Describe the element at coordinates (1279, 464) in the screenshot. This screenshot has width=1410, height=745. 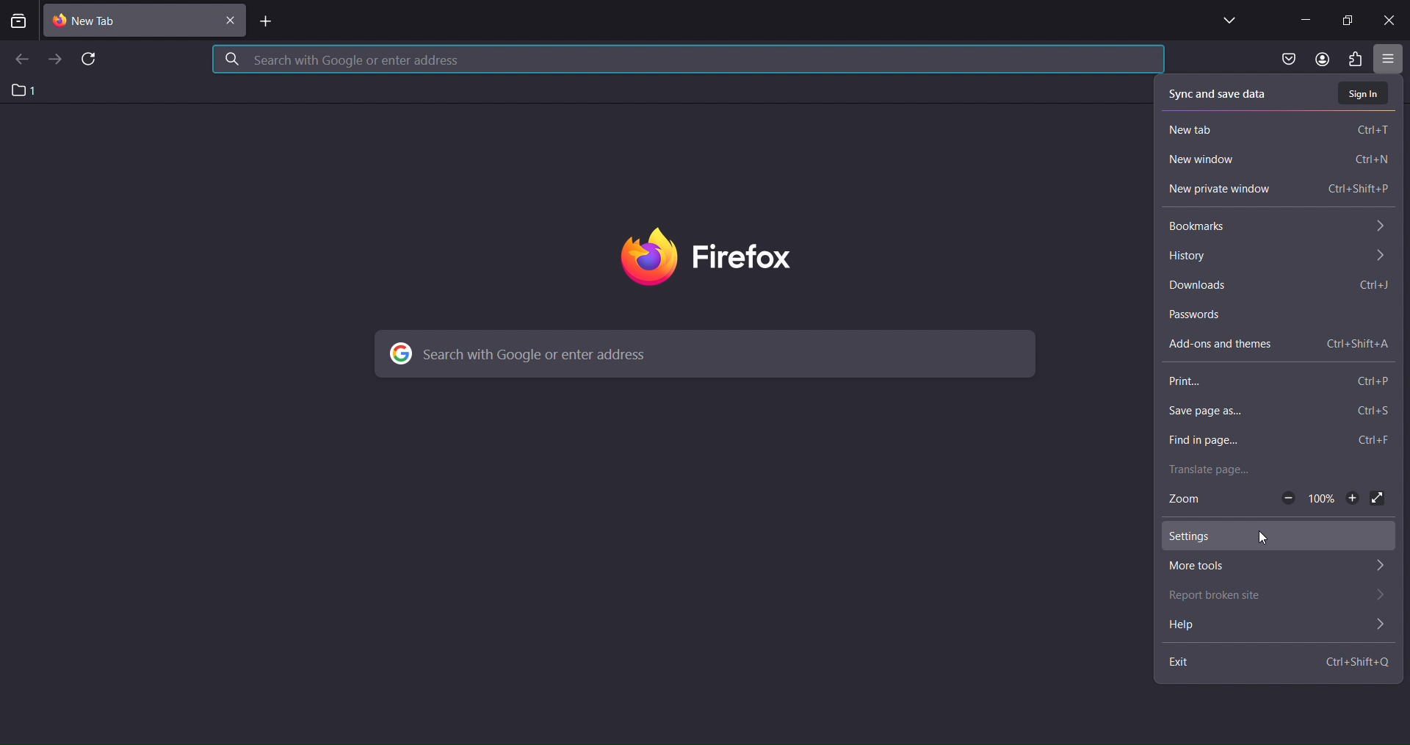
I see `translate page` at that location.